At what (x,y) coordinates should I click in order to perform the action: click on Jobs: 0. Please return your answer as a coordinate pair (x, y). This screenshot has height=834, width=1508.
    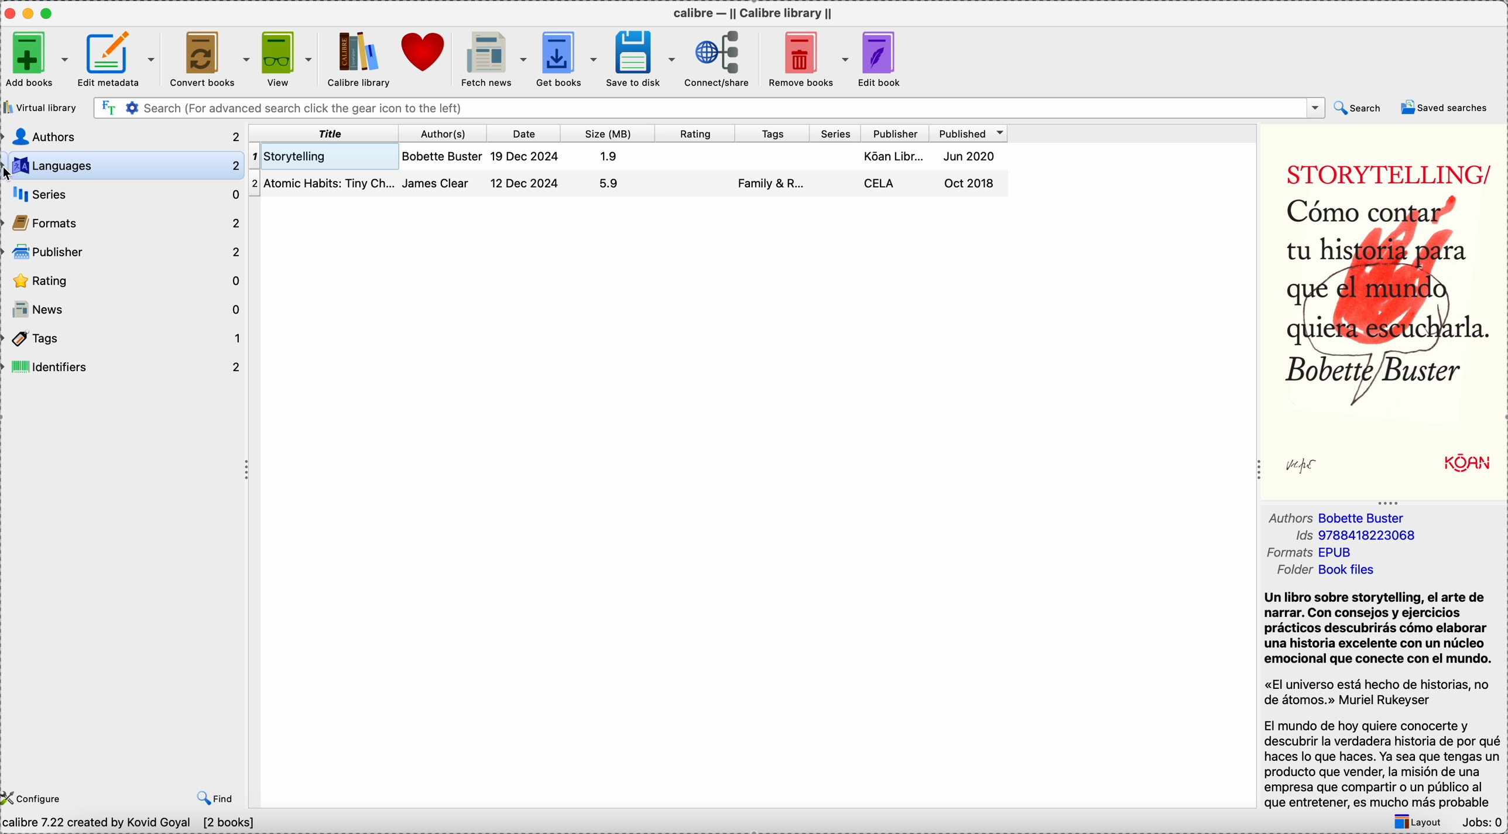
    Looking at the image, I should click on (1482, 823).